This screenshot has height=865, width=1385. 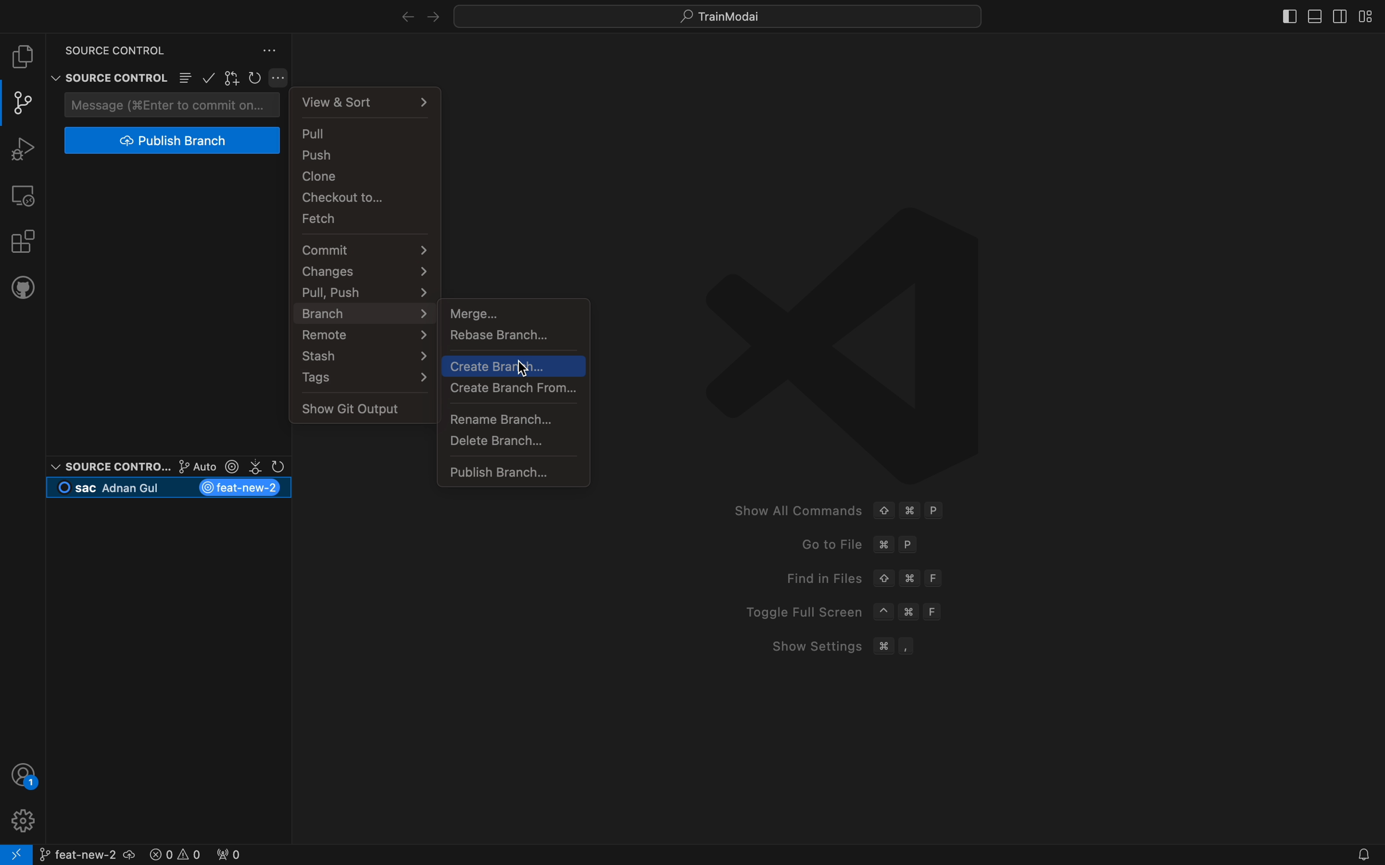 What do you see at coordinates (23, 286) in the screenshot?
I see `github` at bounding box center [23, 286].